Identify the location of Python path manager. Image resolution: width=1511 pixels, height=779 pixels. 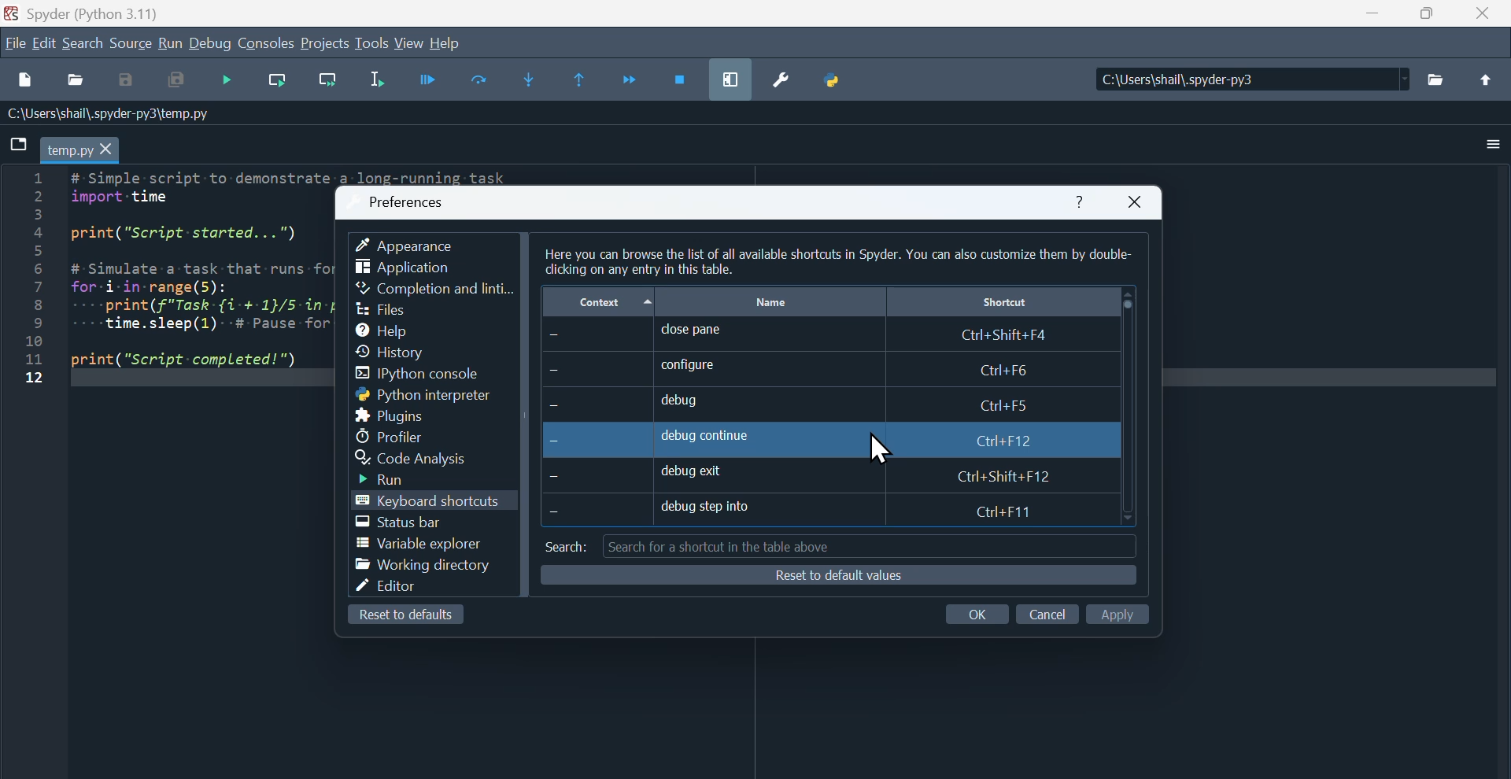
(837, 78).